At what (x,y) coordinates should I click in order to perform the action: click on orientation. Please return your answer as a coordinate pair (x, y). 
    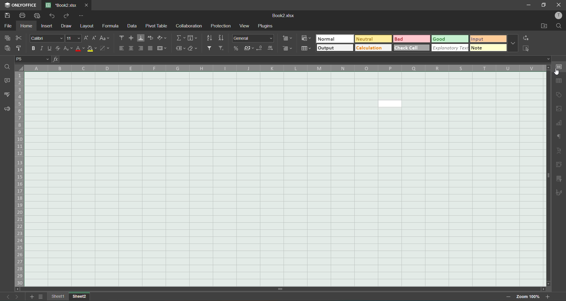
    Looking at the image, I should click on (162, 38).